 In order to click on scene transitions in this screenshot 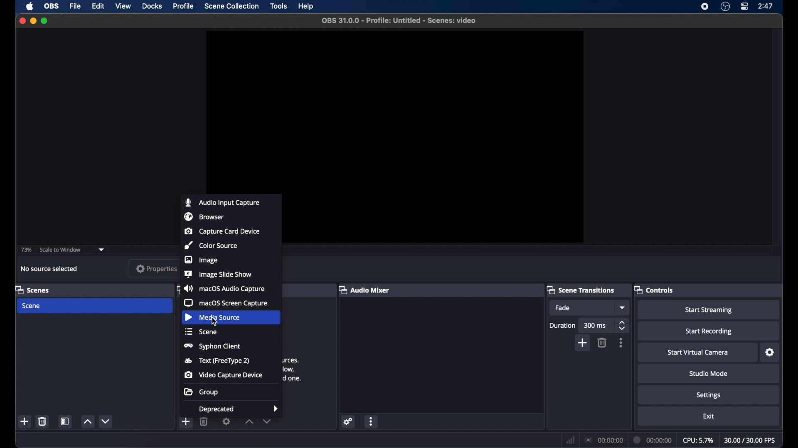, I will do `click(581, 290)`.